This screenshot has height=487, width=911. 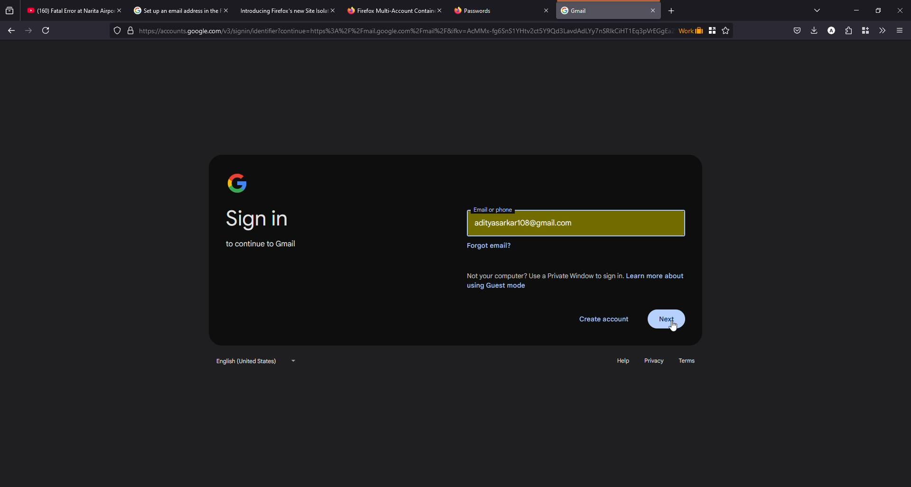 What do you see at coordinates (813, 30) in the screenshot?
I see `downloads` at bounding box center [813, 30].